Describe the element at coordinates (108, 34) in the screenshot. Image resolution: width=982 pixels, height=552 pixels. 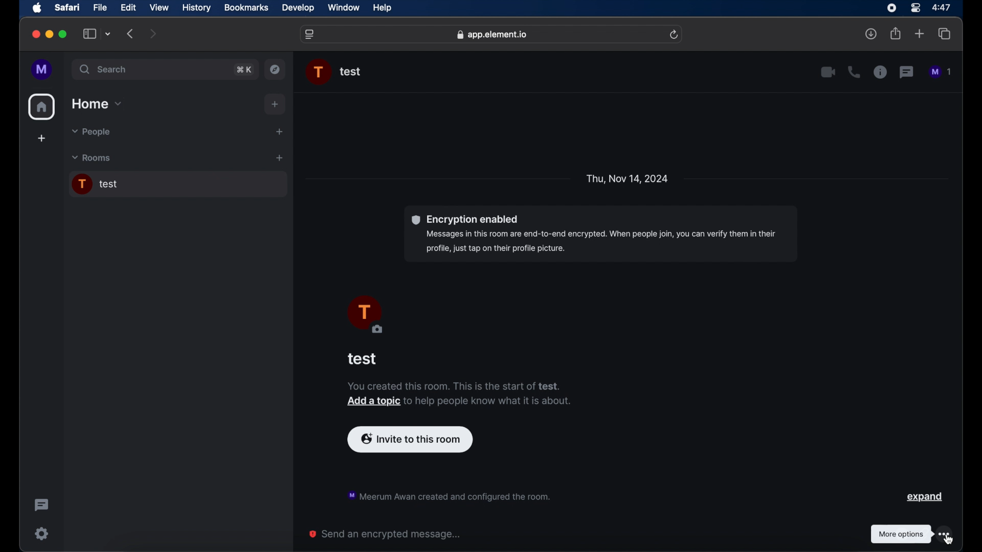
I see `tab group  picker` at that location.